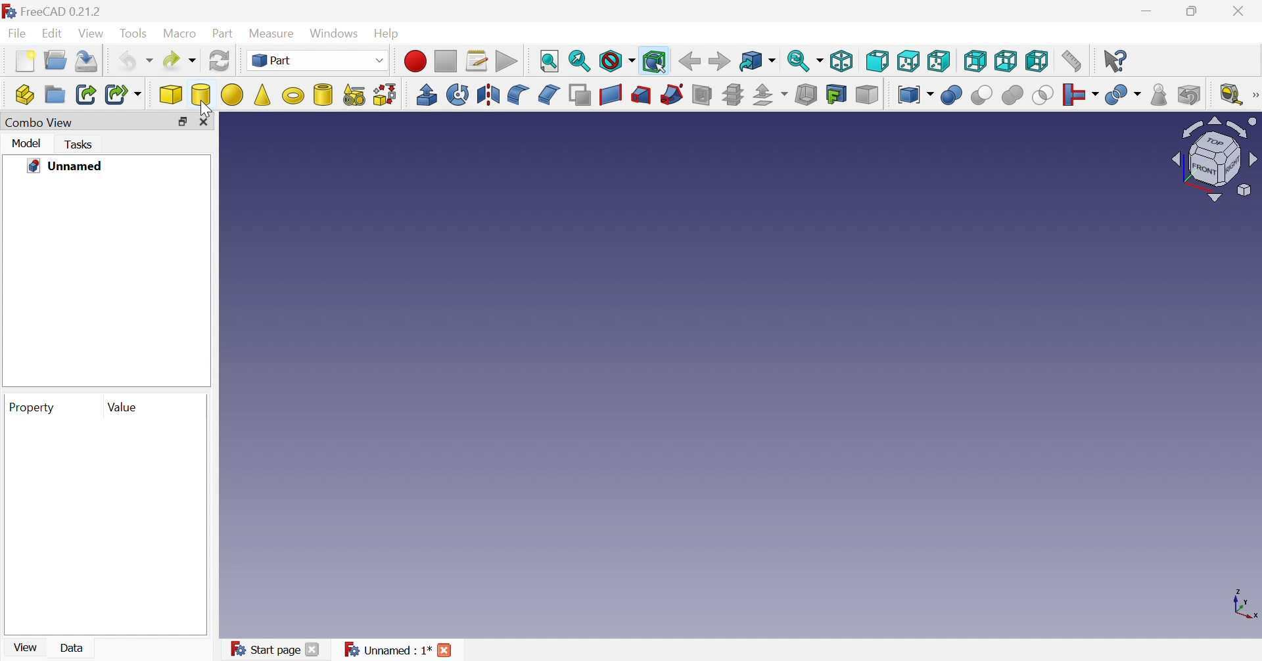 The width and height of the screenshot is (1262, 661). Describe the element at coordinates (1148, 12) in the screenshot. I see `Minimize` at that location.